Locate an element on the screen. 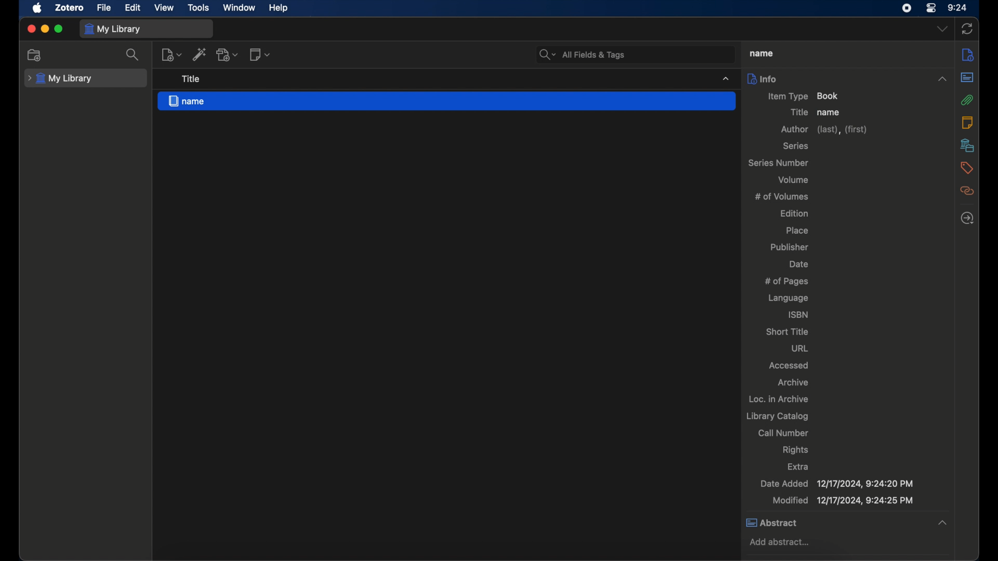 The image size is (998, 561). rights is located at coordinates (795, 449).